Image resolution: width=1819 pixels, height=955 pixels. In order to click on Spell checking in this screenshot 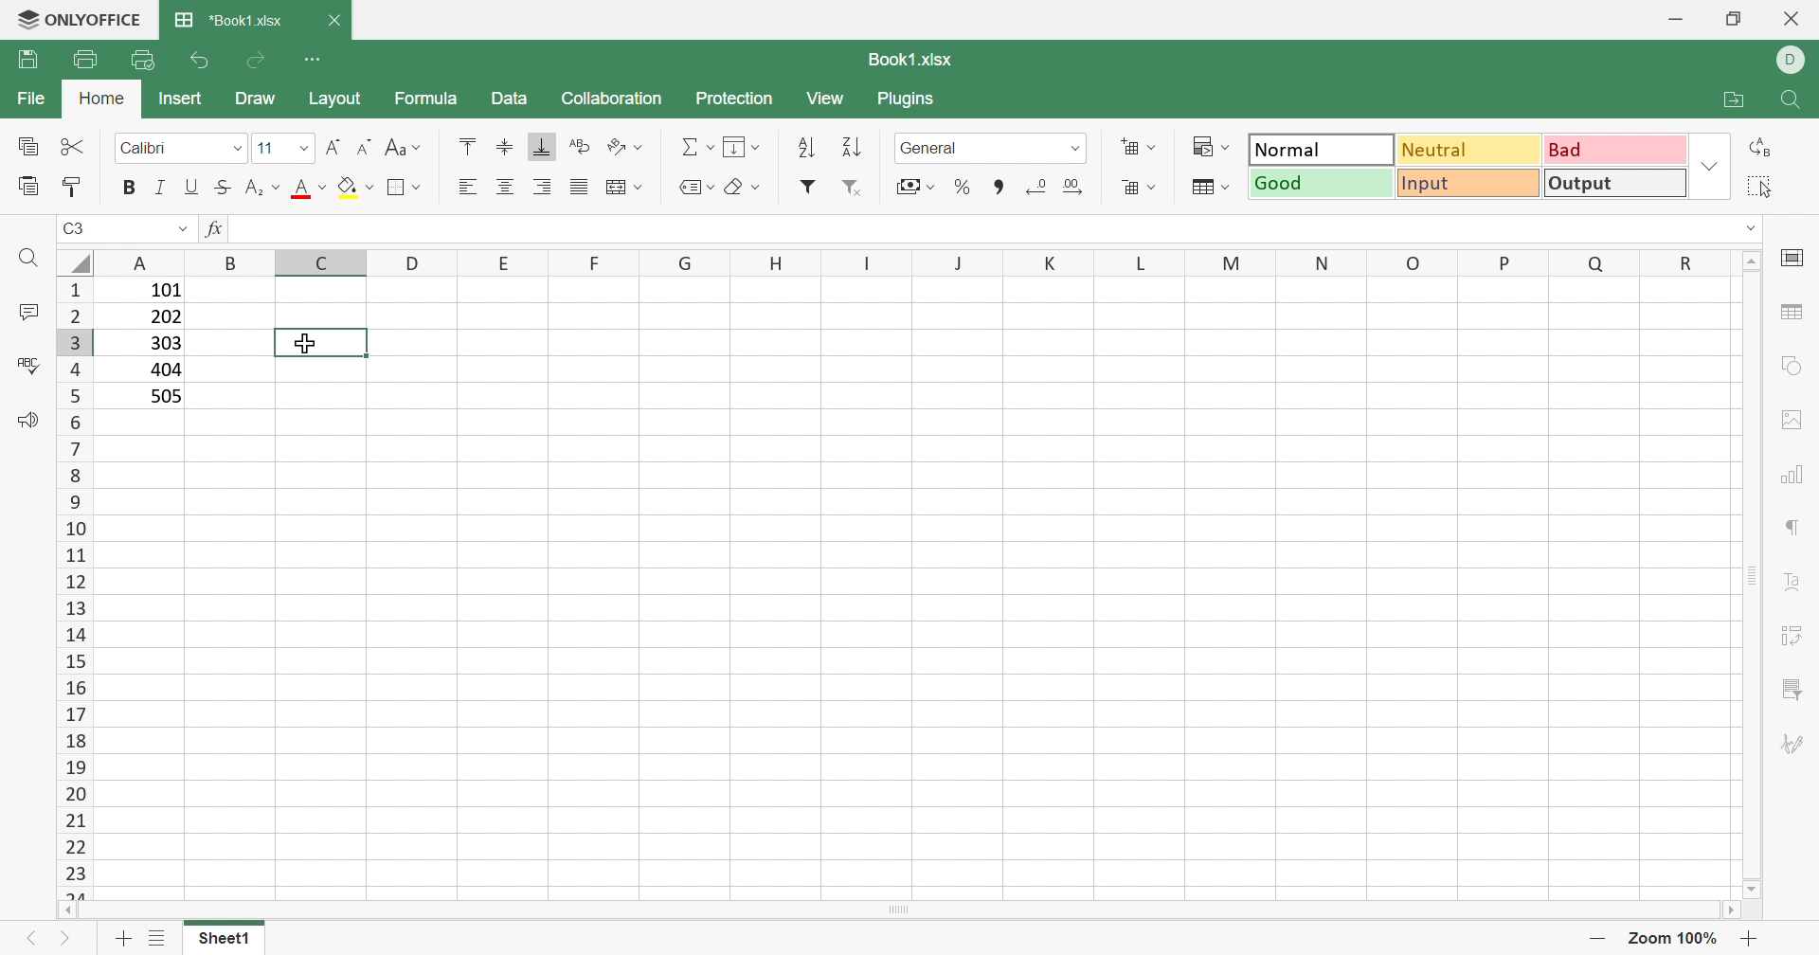, I will do `click(27, 364)`.